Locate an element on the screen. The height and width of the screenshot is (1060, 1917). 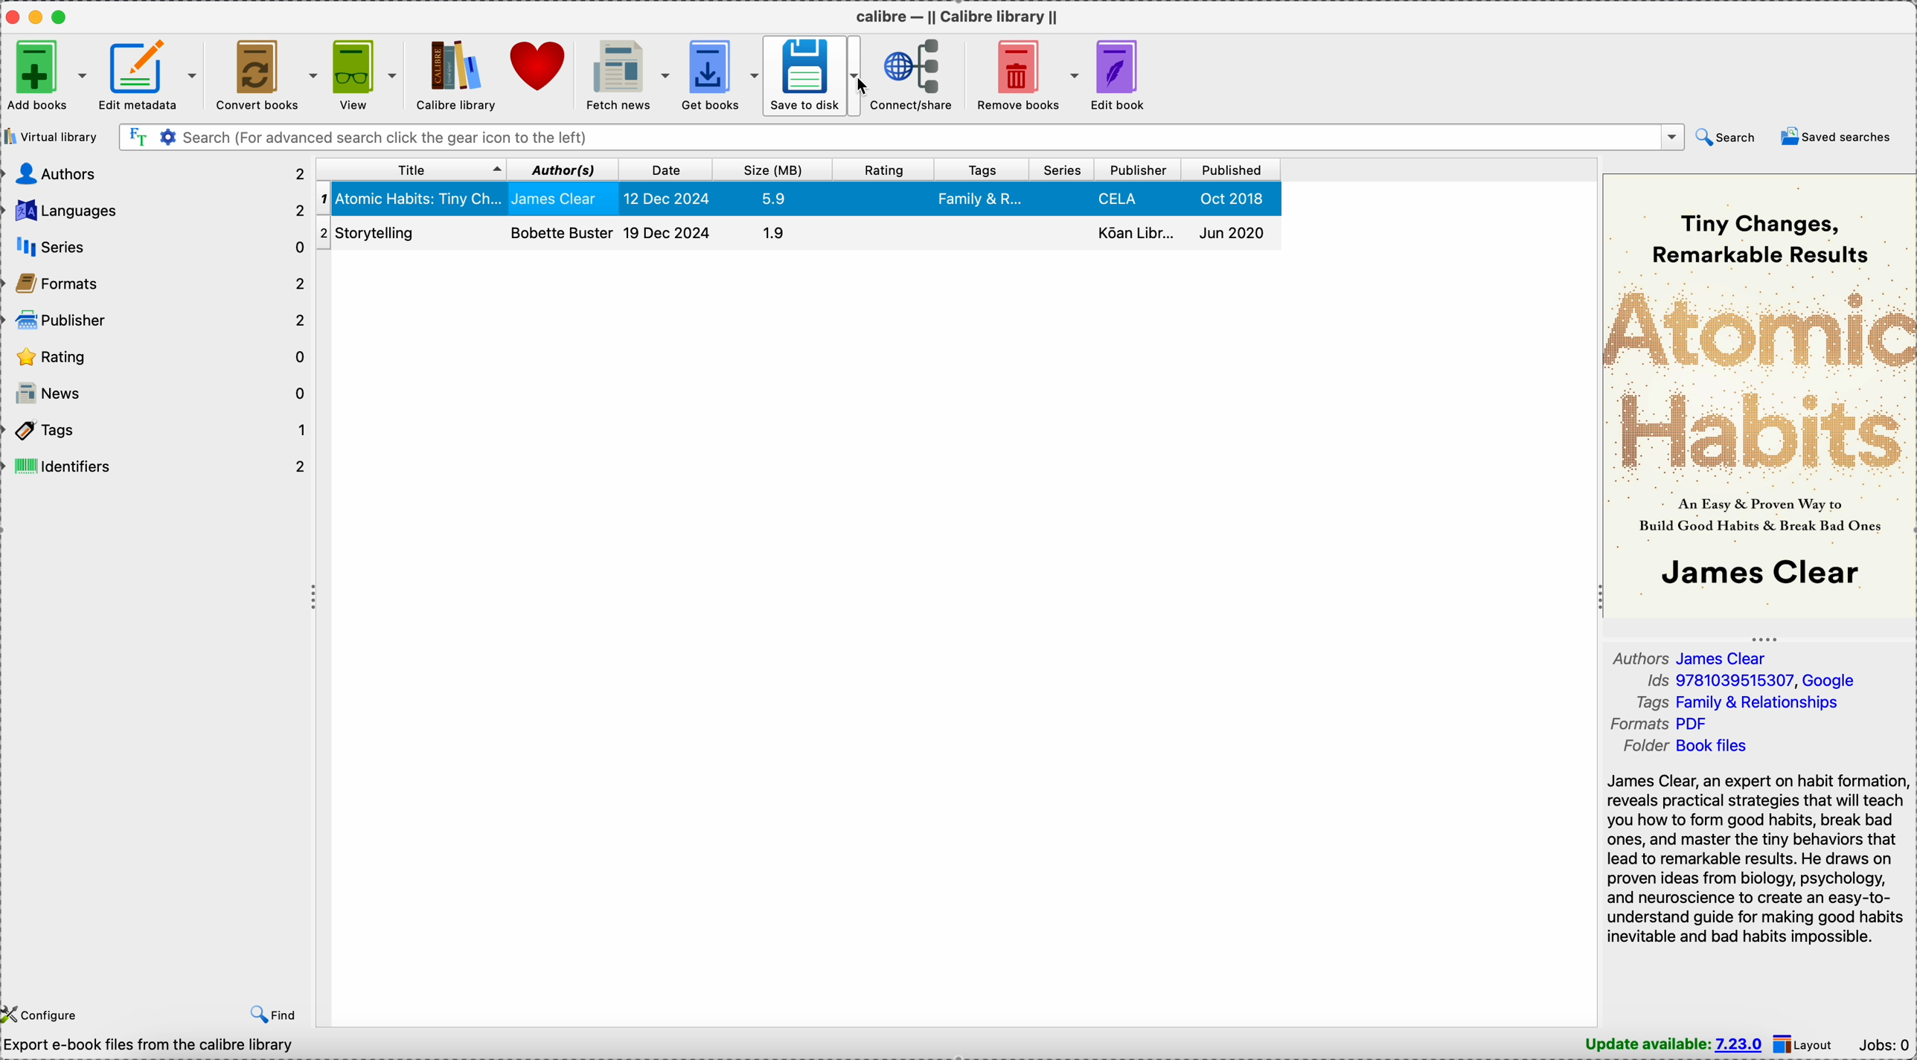
formats PDF is located at coordinates (1659, 723).